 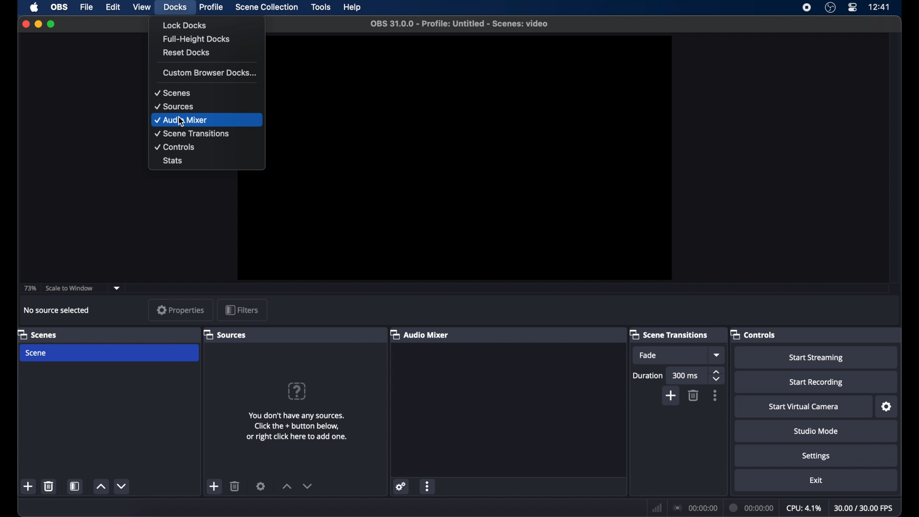 I want to click on scene filters, so click(x=75, y=486).